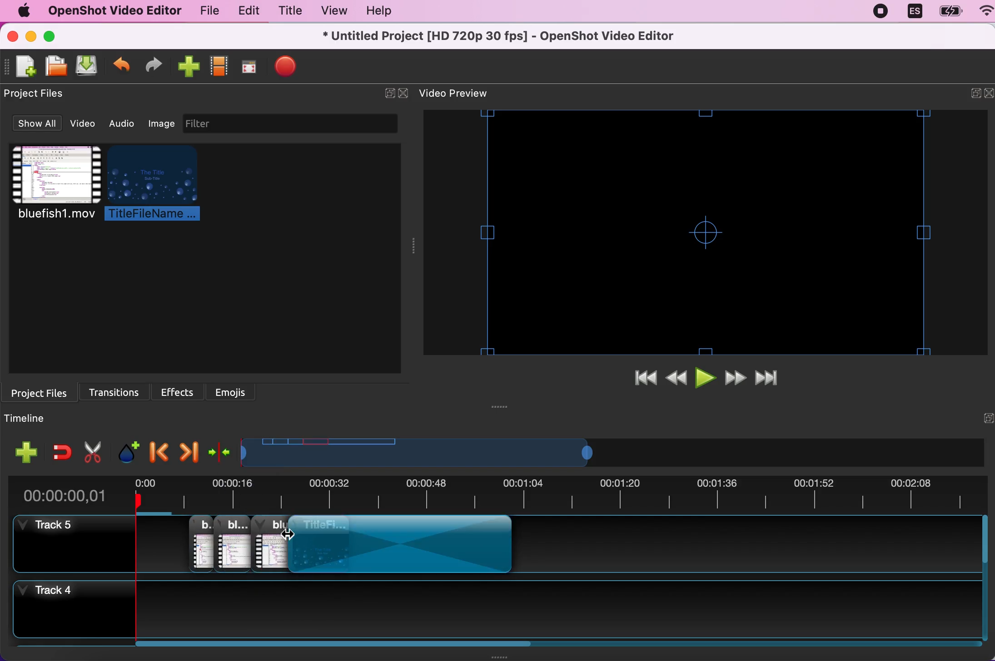  I want to click on full screen, so click(248, 69).